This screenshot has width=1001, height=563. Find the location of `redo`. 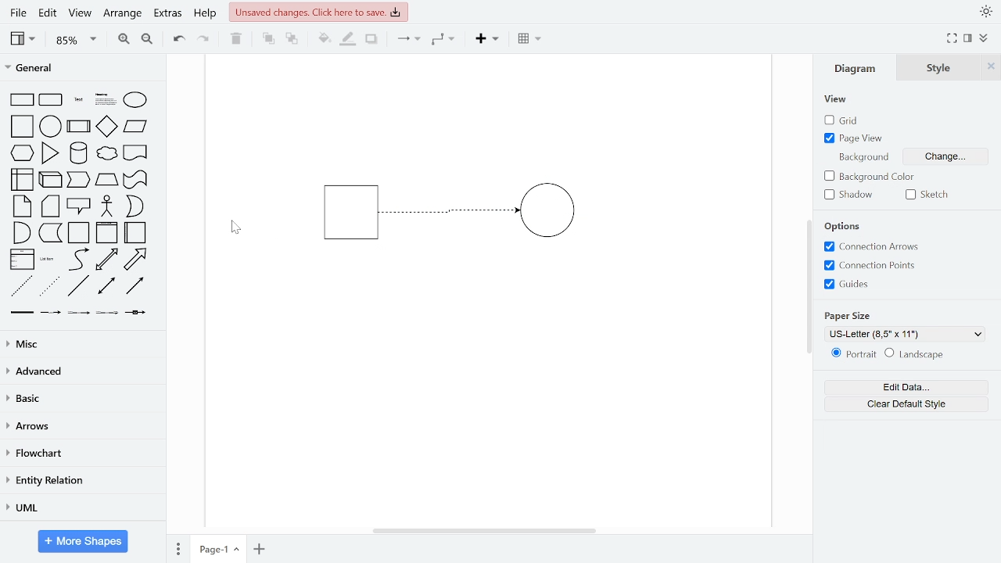

redo is located at coordinates (204, 38).